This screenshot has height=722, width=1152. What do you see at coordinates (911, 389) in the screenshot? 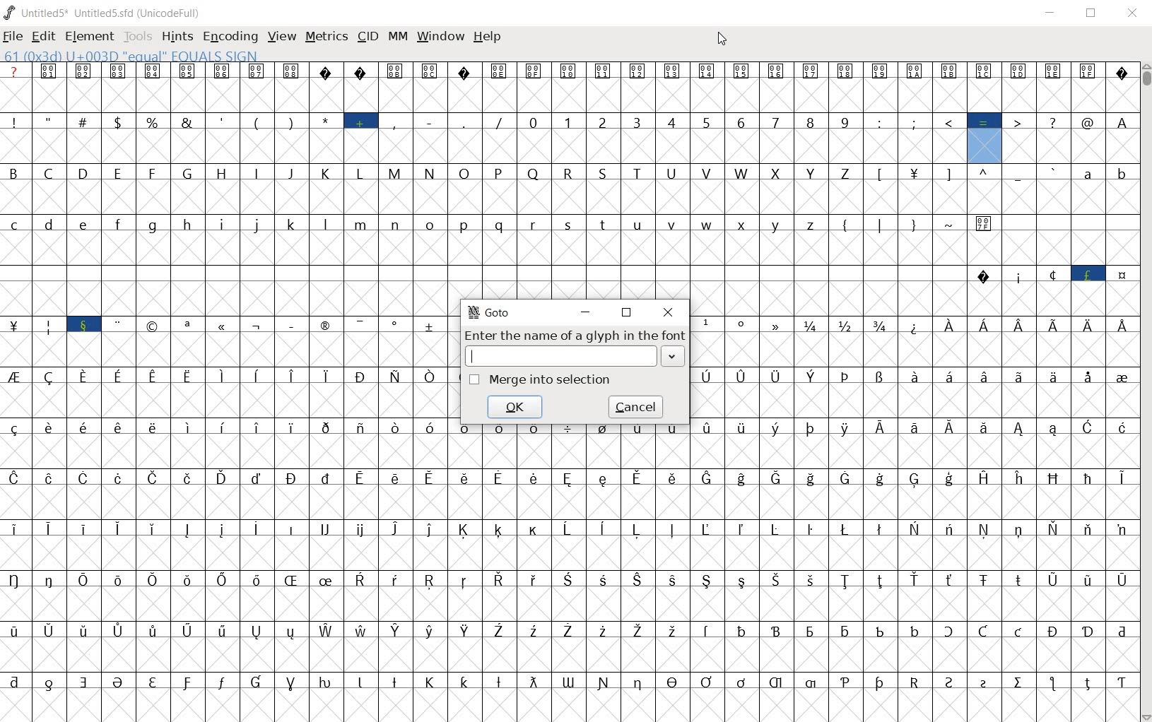
I see `glyph characters` at bounding box center [911, 389].